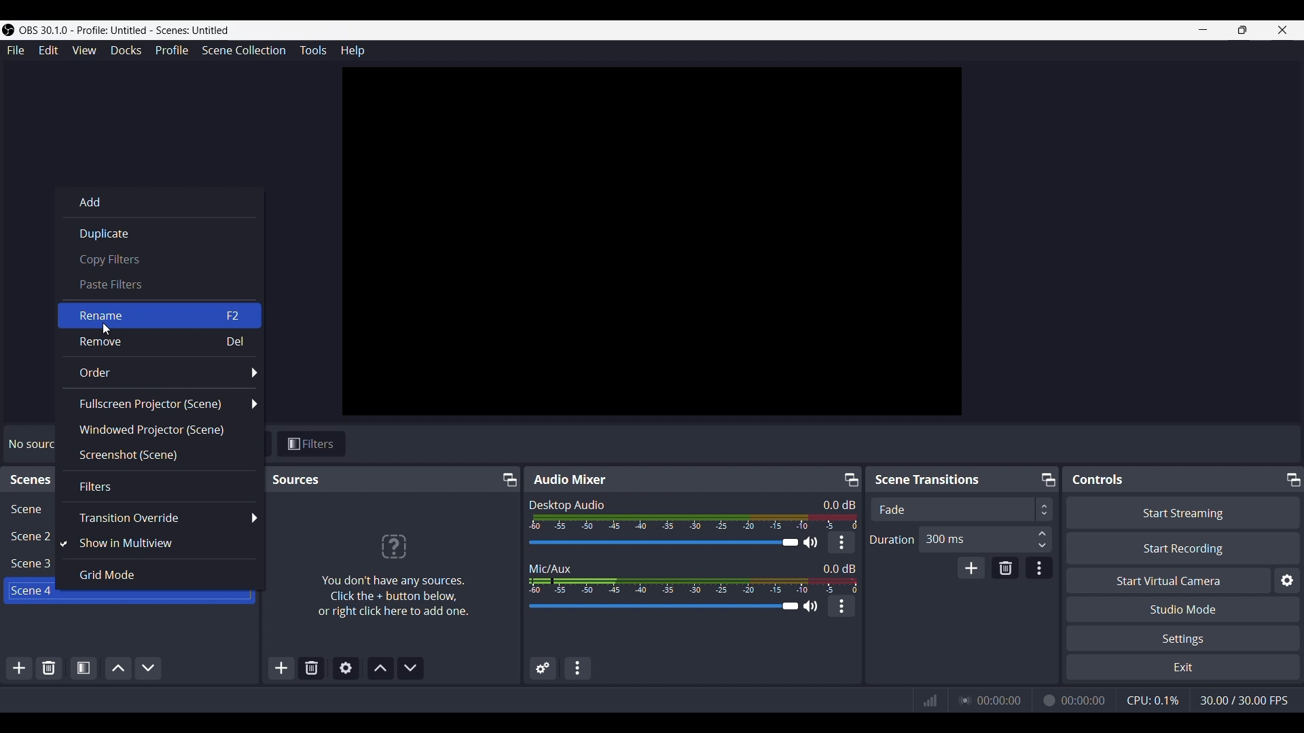 The width and height of the screenshot is (1304, 733). I want to click on Add, so click(89, 202).